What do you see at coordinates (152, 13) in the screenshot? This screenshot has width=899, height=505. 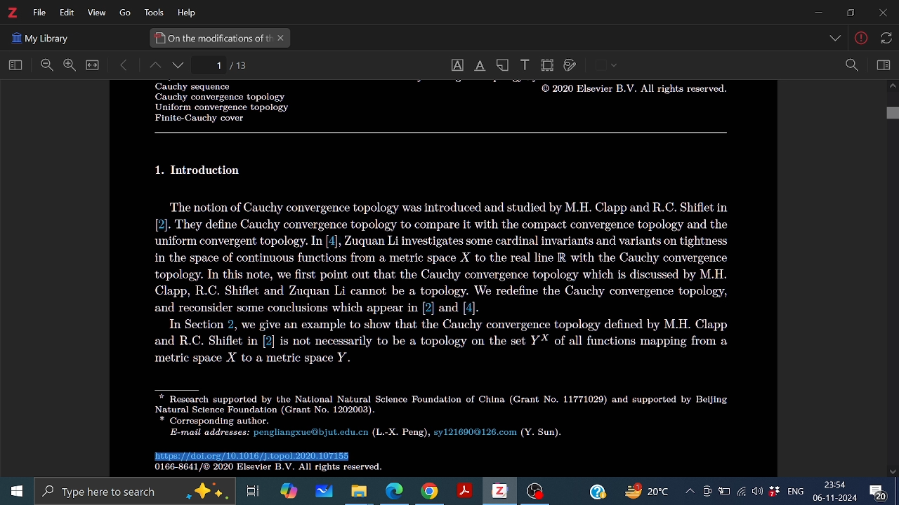 I see `Tools` at bounding box center [152, 13].